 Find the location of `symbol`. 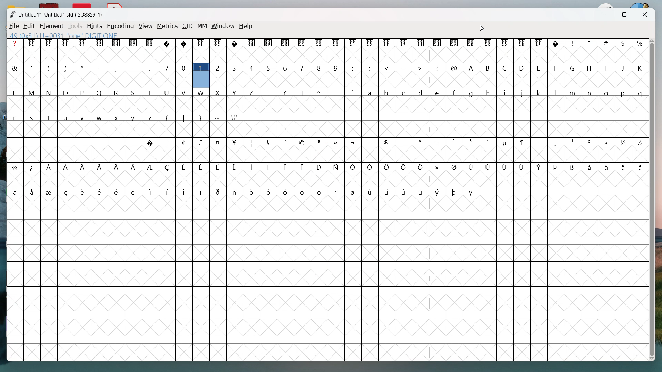

symbol is located at coordinates (303, 43).